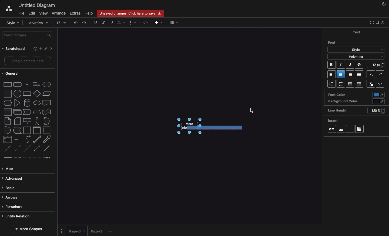 This screenshot has height=236, width=389. What do you see at coordinates (27, 94) in the screenshot?
I see `process` at bounding box center [27, 94].